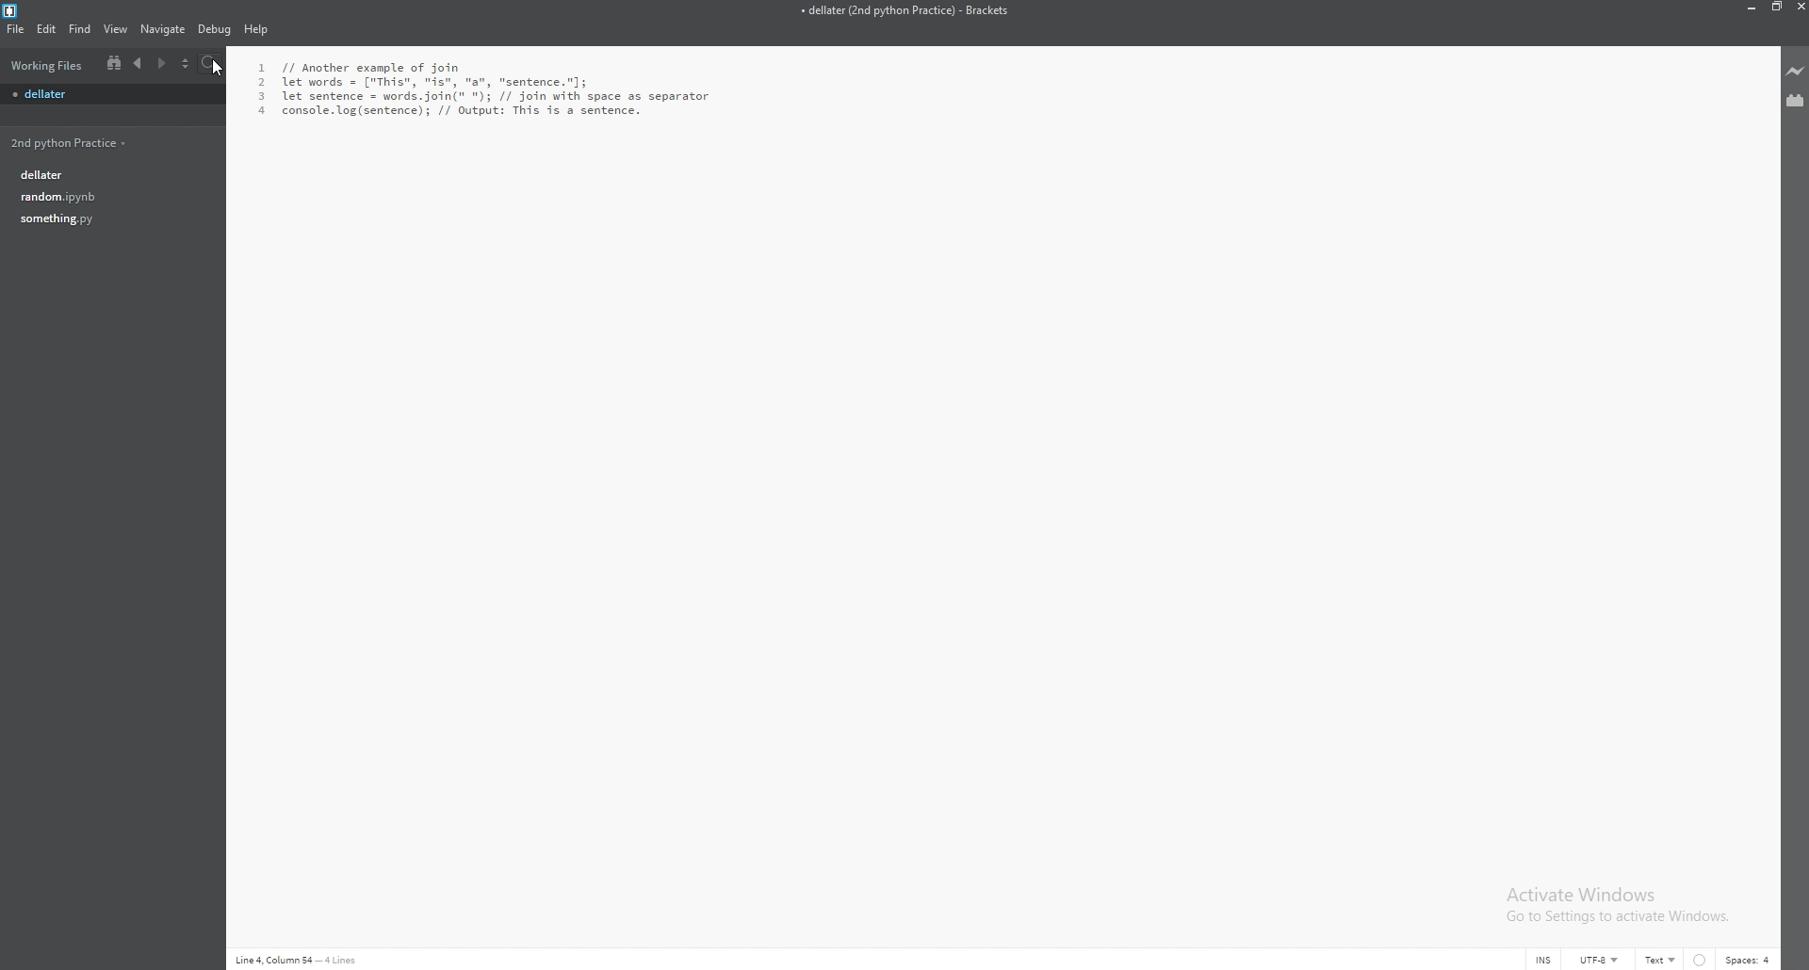 This screenshot has height=970, width=1809. Describe the element at coordinates (186, 63) in the screenshot. I see `choose` at that location.